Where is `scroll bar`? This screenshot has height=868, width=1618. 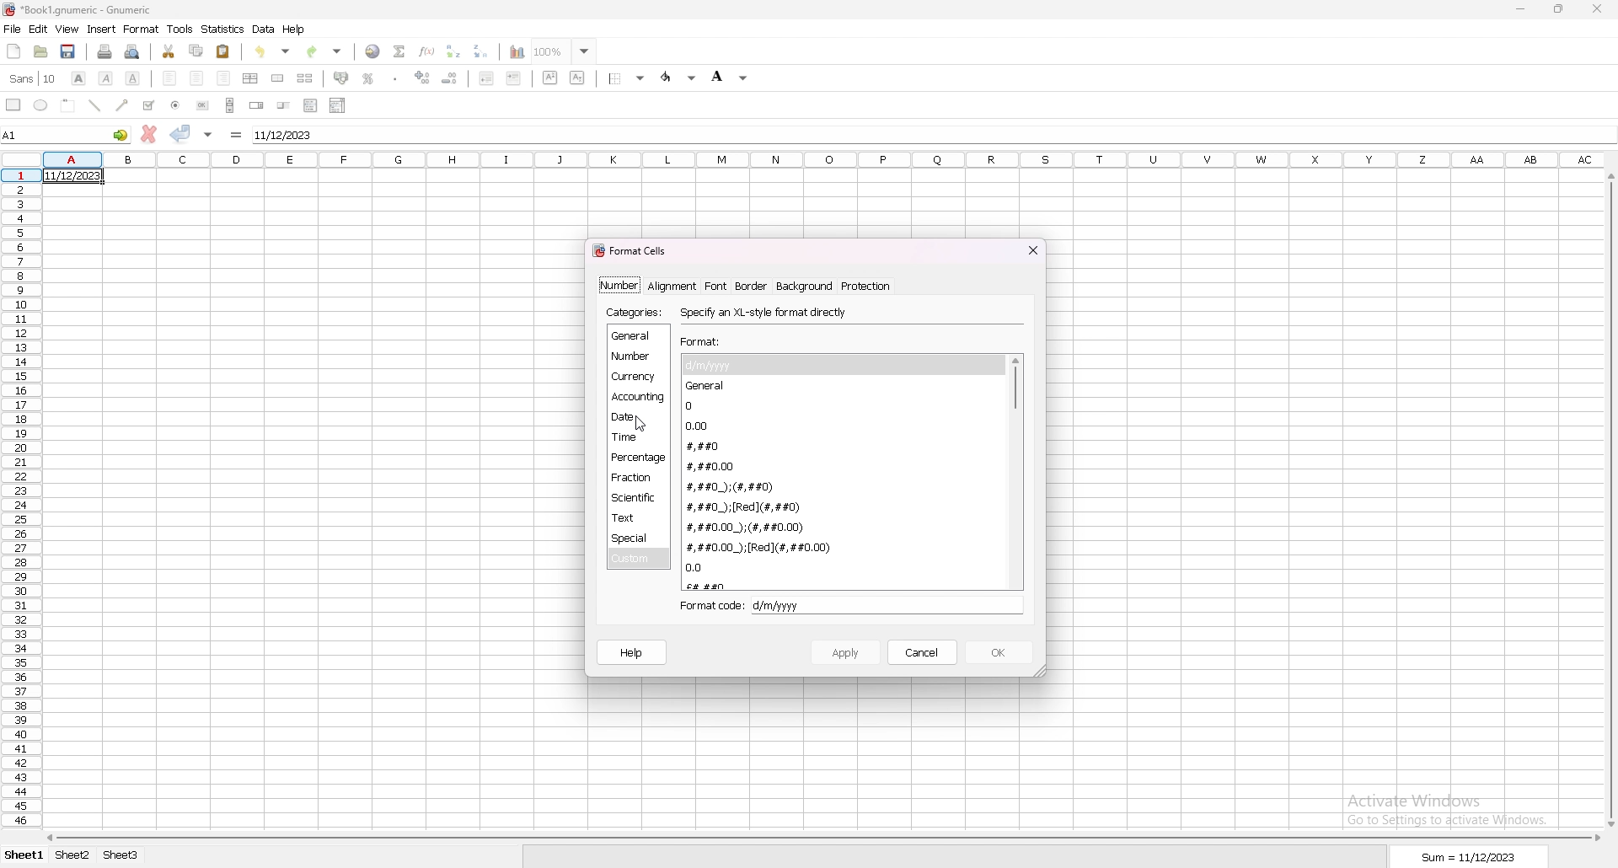 scroll bar is located at coordinates (1015, 473).